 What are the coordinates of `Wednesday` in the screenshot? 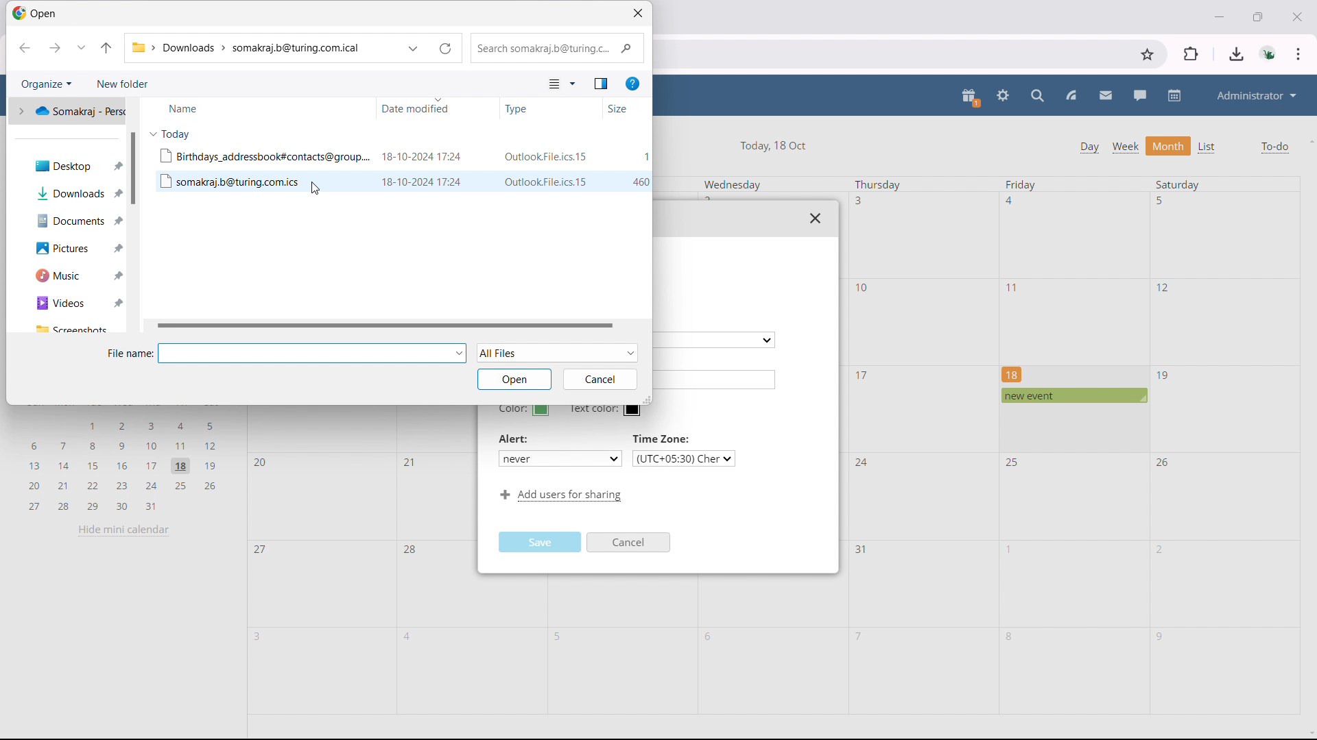 It's located at (733, 185).